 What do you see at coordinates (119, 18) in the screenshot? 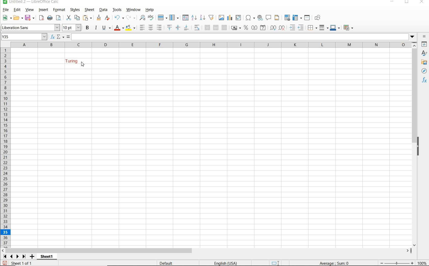
I see `REDO` at bounding box center [119, 18].